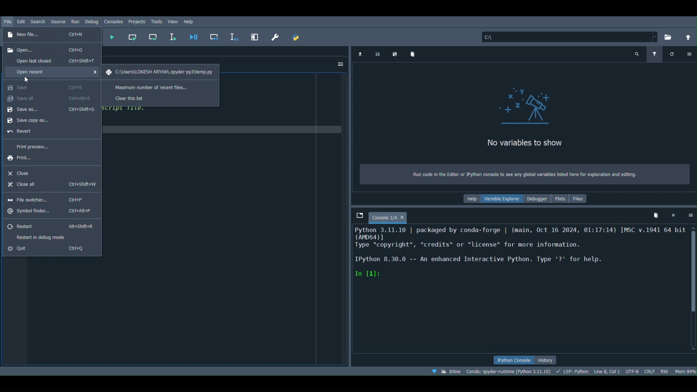  I want to click on Debugger, so click(536, 200).